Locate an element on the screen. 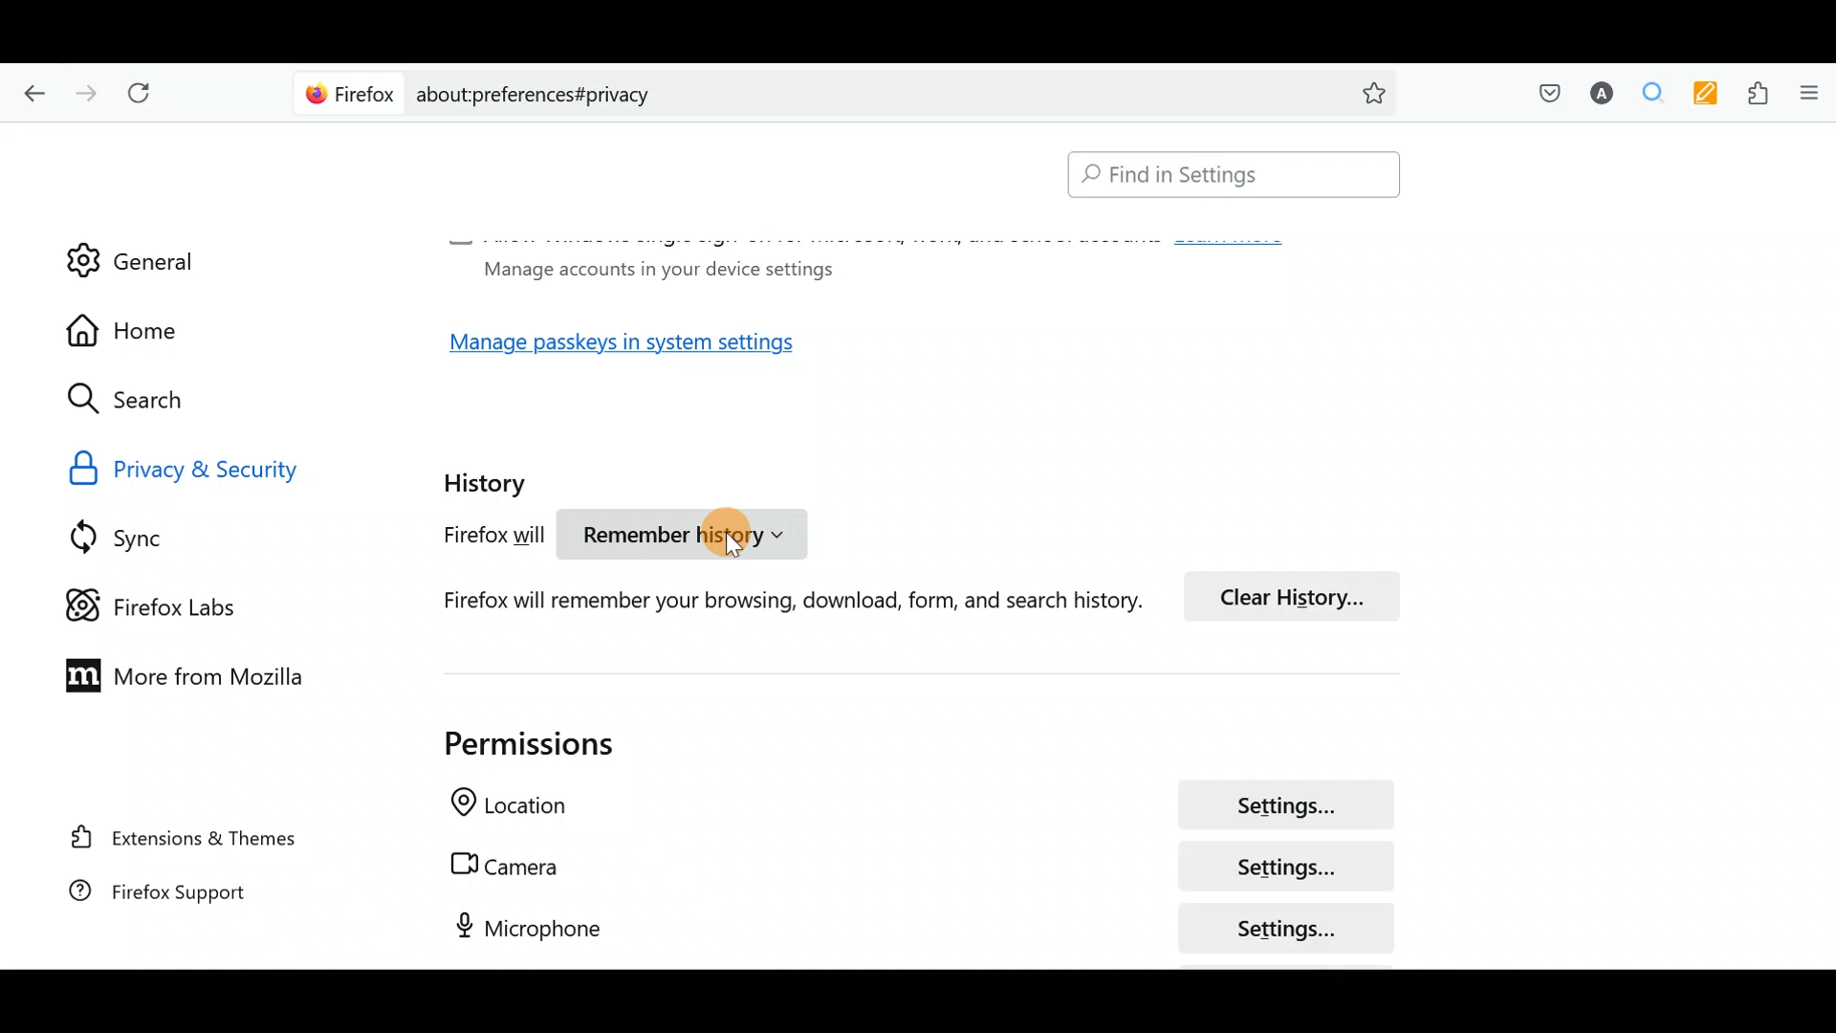  Extension & themes is located at coordinates (188, 841).